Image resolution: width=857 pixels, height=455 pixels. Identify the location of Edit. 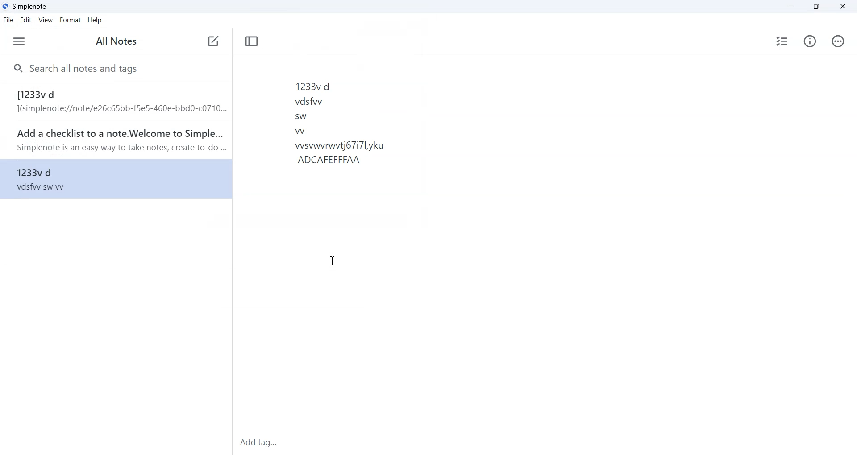
(25, 20).